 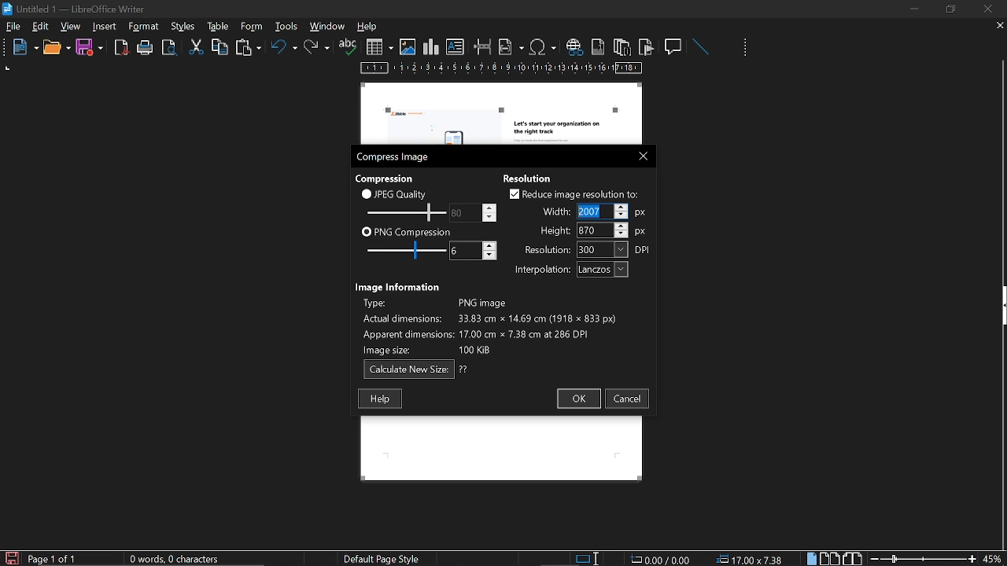 I want to click on ok , so click(x=577, y=399).